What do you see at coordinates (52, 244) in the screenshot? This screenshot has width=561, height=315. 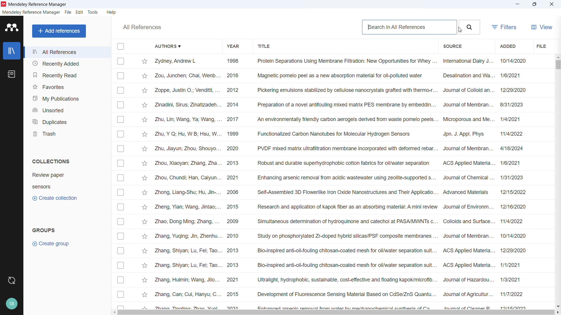 I see `Create group ` at bounding box center [52, 244].